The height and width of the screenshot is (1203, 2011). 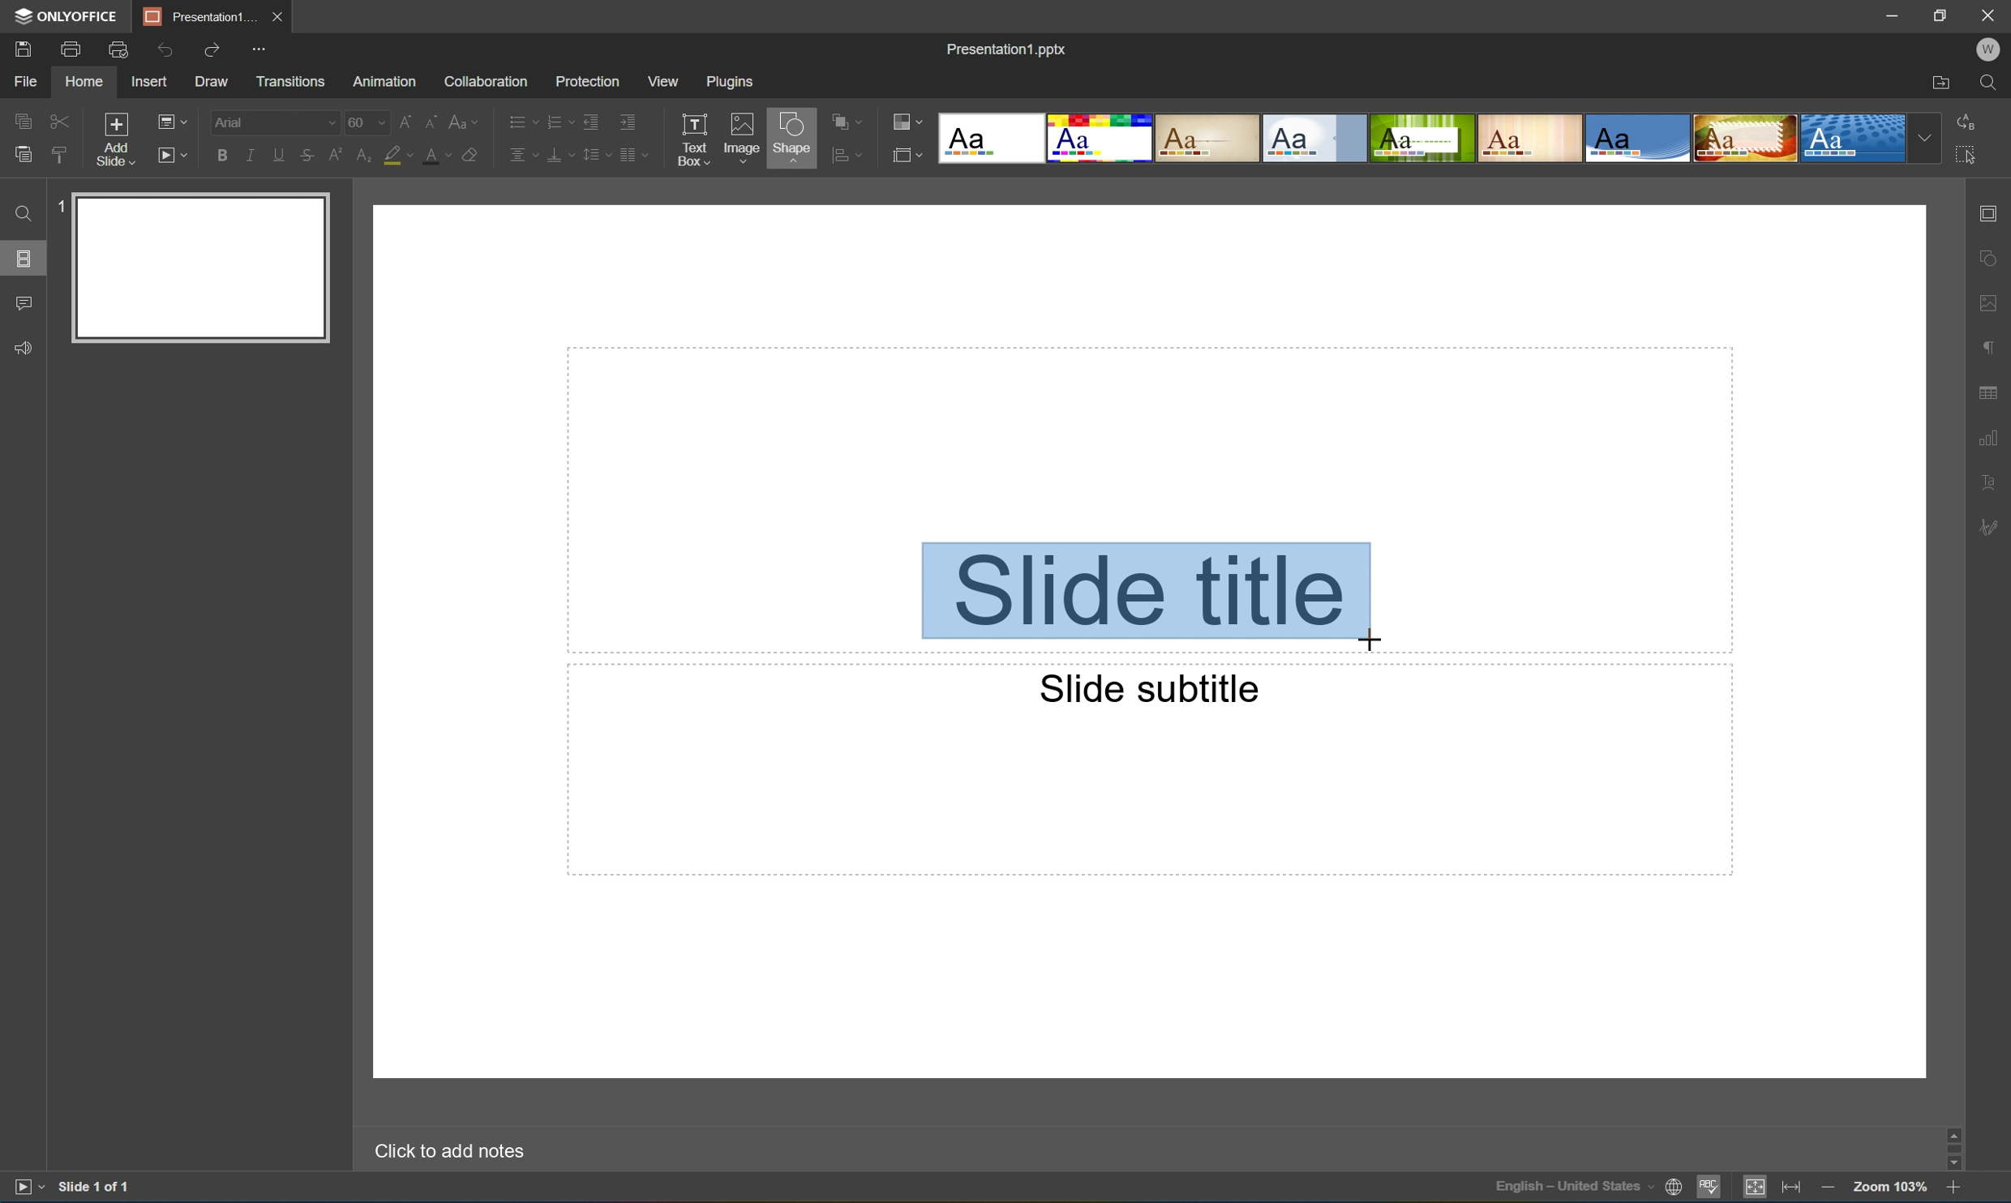 What do you see at coordinates (278, 154) in the screenshot?
I see `Underline` at bounding box center [278, 154].